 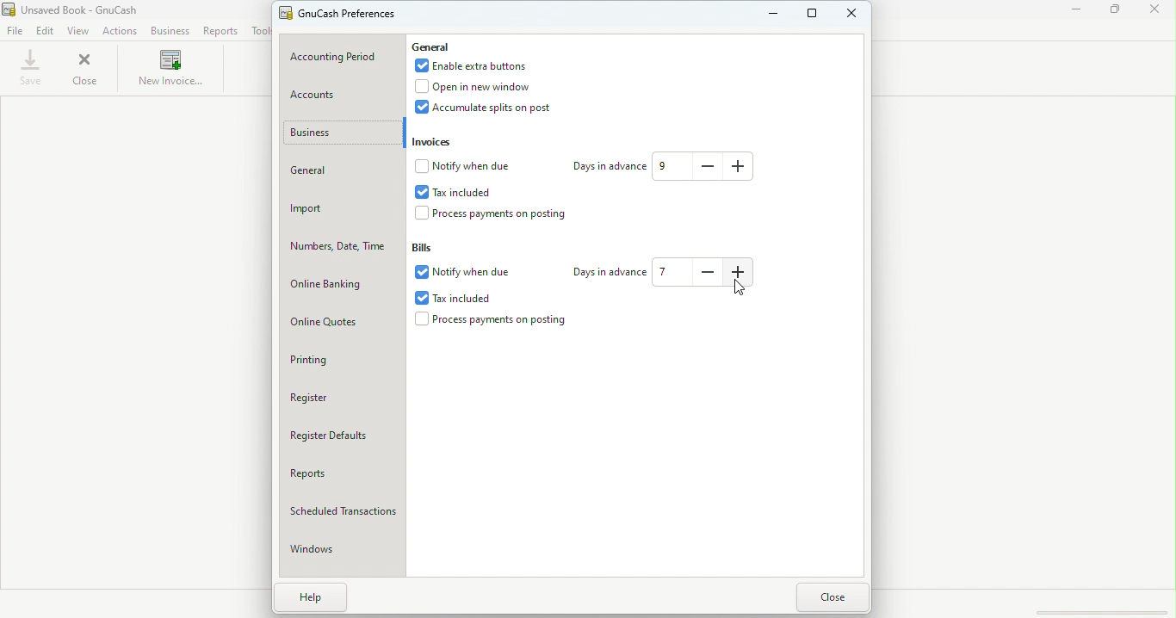 I want to click on Invoices, so click(x=438, y=143).